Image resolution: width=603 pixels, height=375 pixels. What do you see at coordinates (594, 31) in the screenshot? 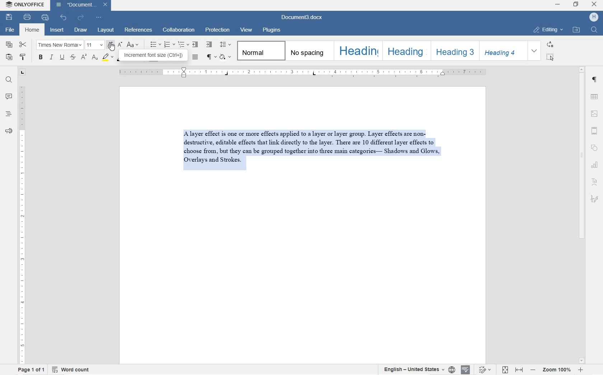
I see `FIND` at bounding box center [594, 31].